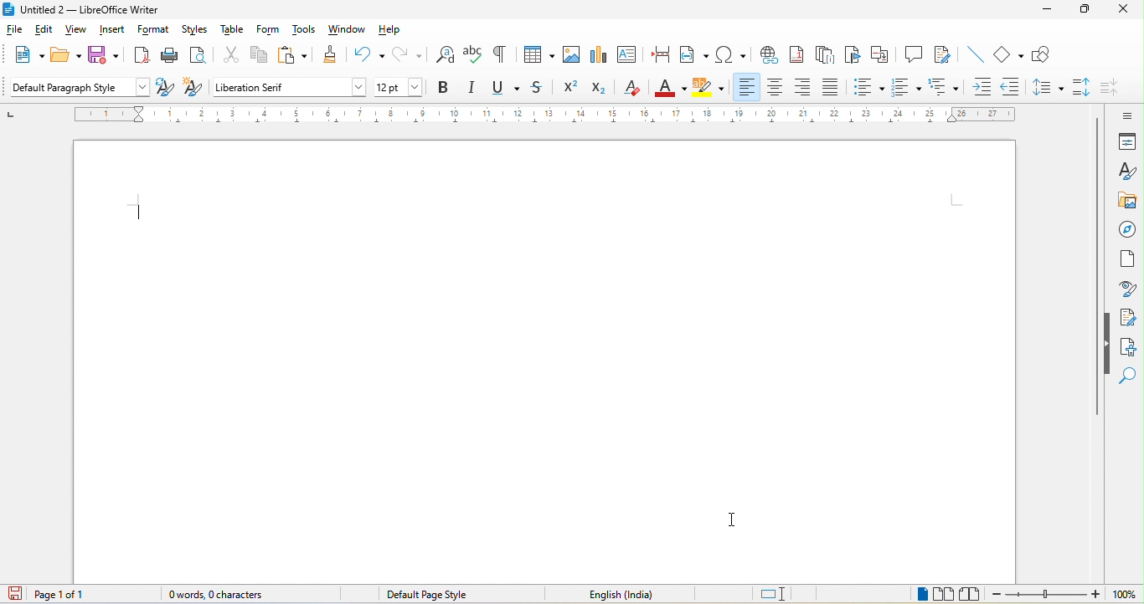 The width and height of the screenshot is (1144, 604). I want to click on minimize, so click(1047, 13).